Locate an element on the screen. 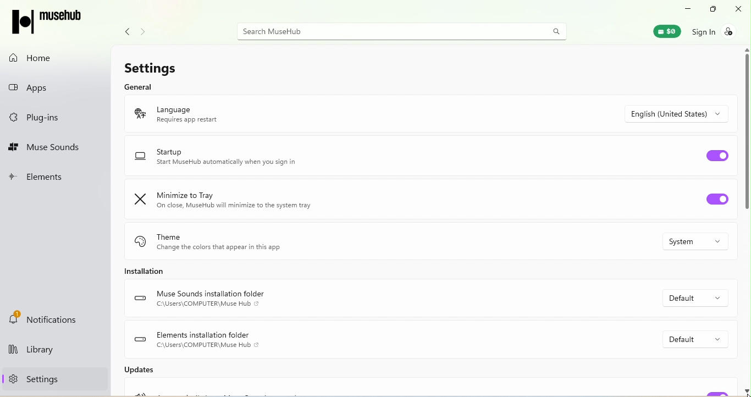 The image size is (751, 397). Icon is located at coordinates (140, 157).